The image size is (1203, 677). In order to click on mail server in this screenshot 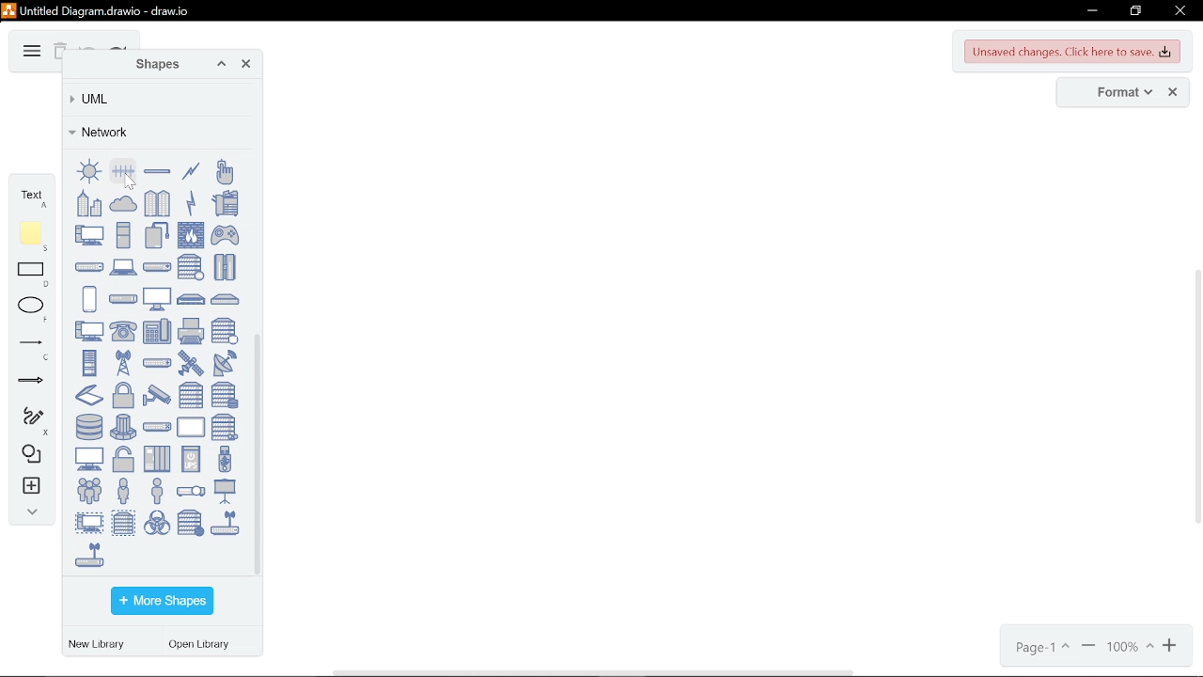, I will do `click(191, 267)`.